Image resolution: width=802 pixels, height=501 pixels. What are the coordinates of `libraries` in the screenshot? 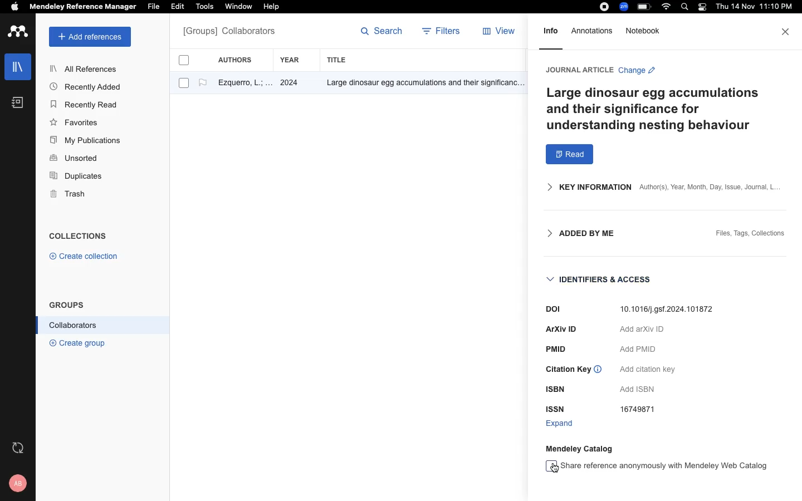 It's located at (17, 66).